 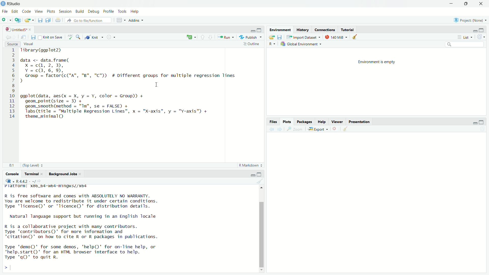 I want to click on upward, so click(x=202, y=37).